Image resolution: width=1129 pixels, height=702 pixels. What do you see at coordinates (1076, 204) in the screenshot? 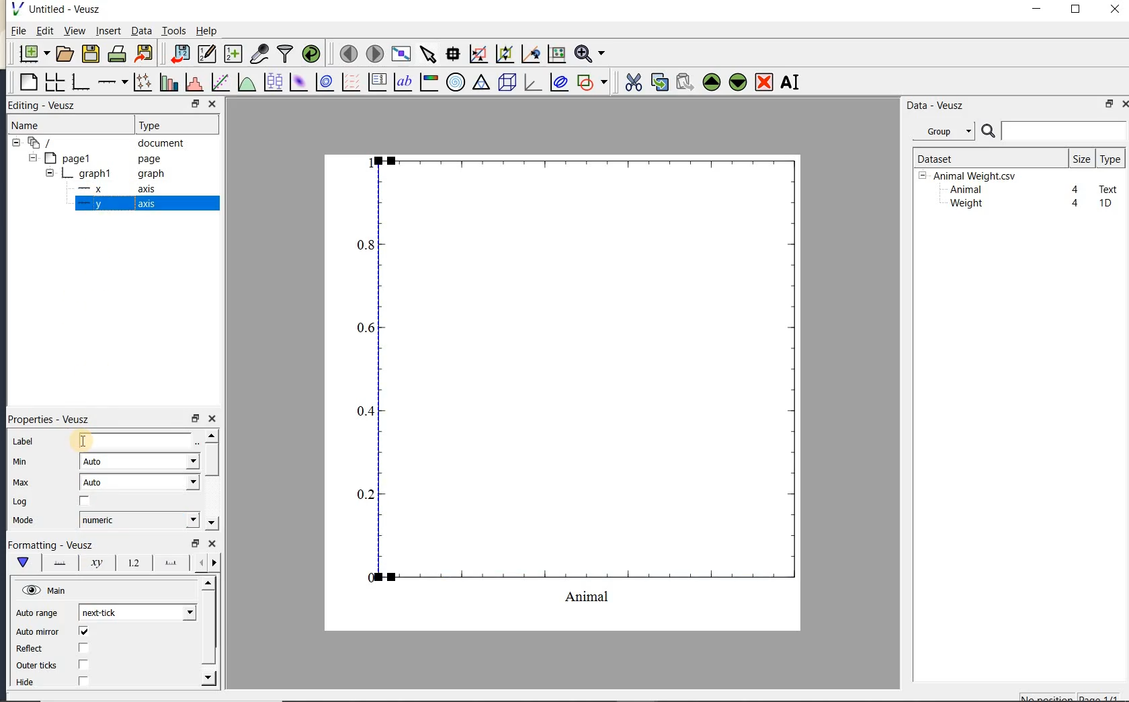
I see `4` at bounding box center [1076, 204].